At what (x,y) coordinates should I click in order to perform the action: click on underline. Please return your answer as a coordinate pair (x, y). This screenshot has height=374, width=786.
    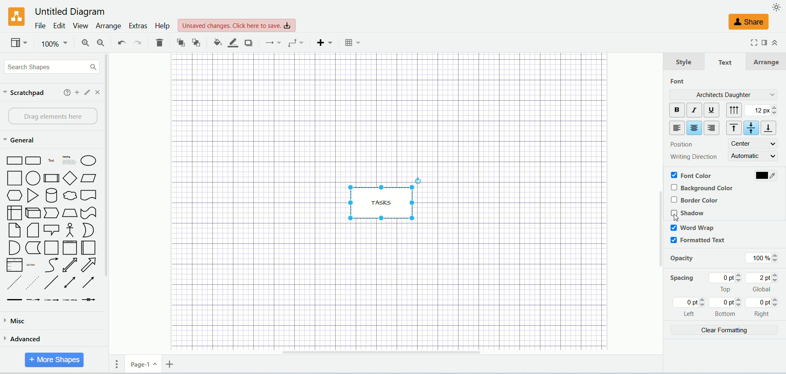
    Looking at the image, I should click on (712, 110).